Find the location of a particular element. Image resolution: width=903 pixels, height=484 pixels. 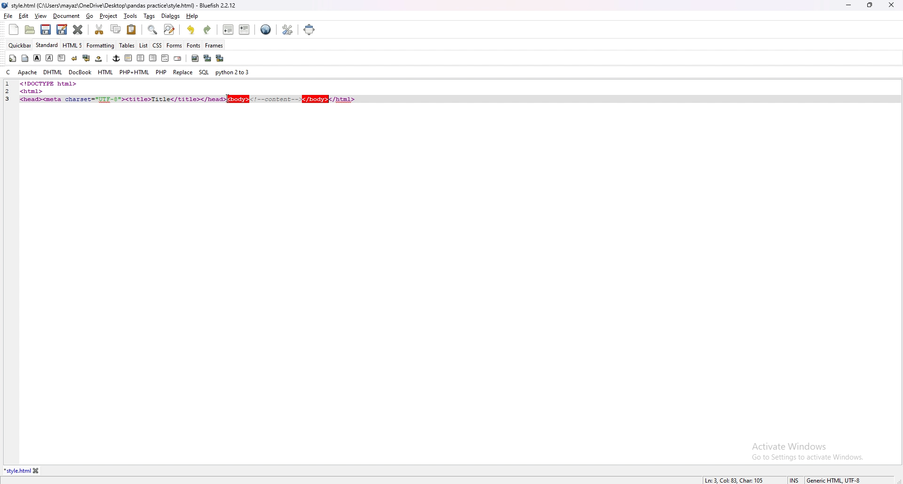

copy is located at coordinates (116, 29).